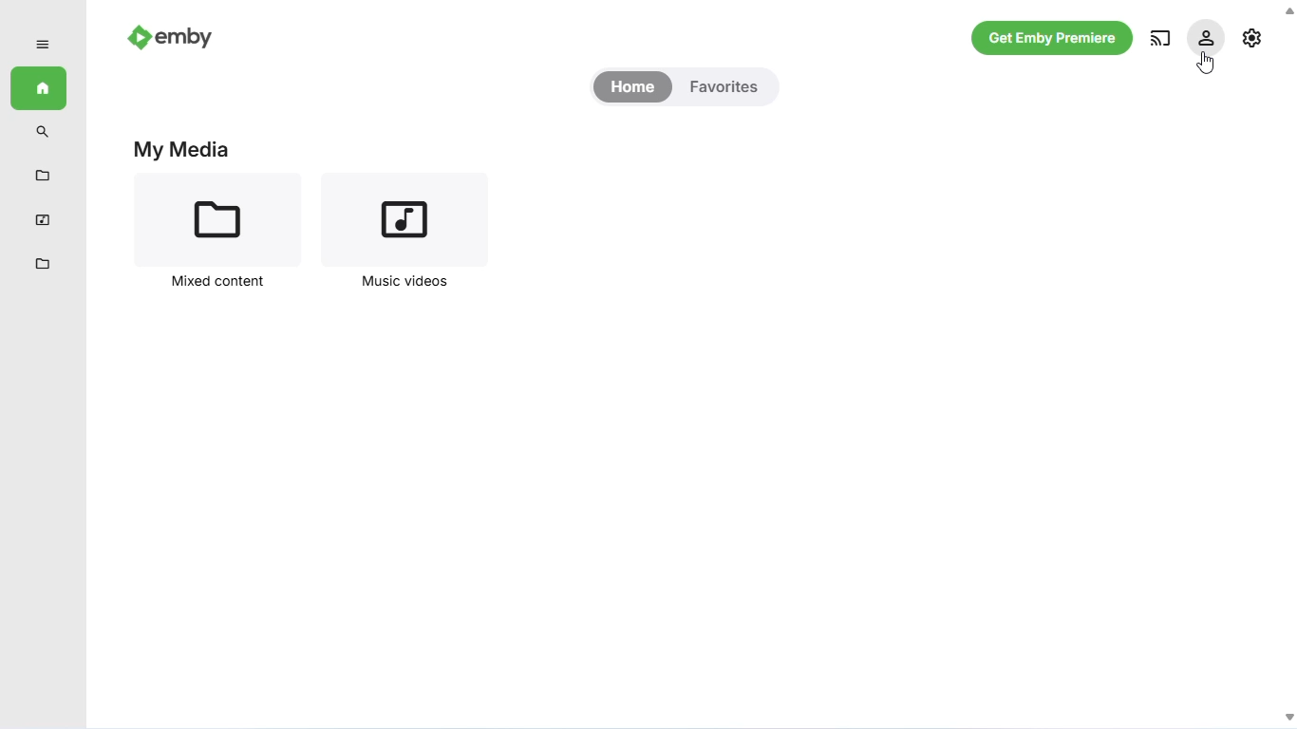 This screenshot has width=1297, height=729. I want to click on scrollbar, so click(1287, 364).